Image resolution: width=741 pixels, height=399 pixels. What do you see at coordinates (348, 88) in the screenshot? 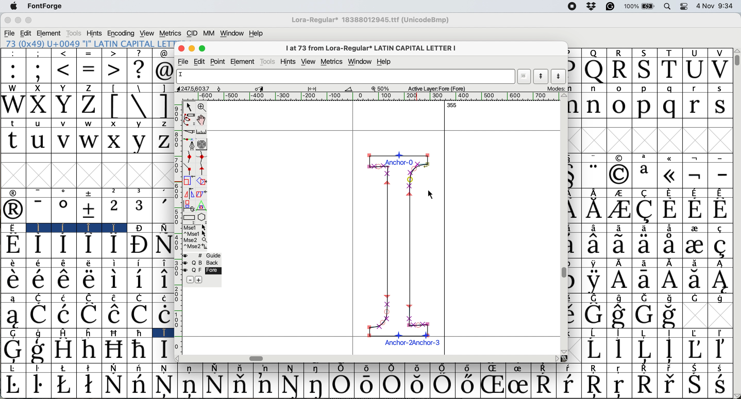
I see `` at bounding box center [348, 88].